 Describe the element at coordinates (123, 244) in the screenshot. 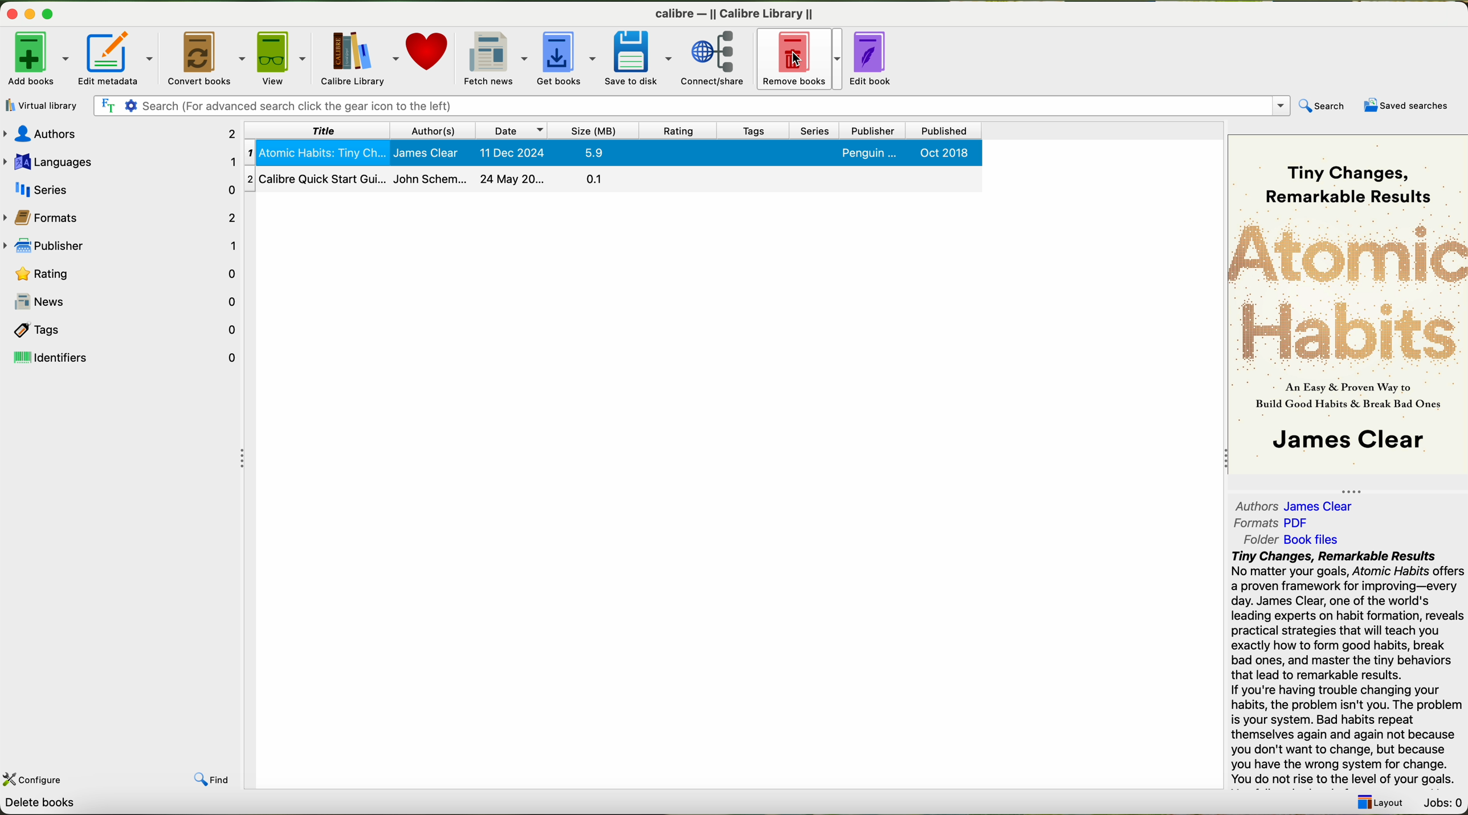

I see `publisher` at that location.